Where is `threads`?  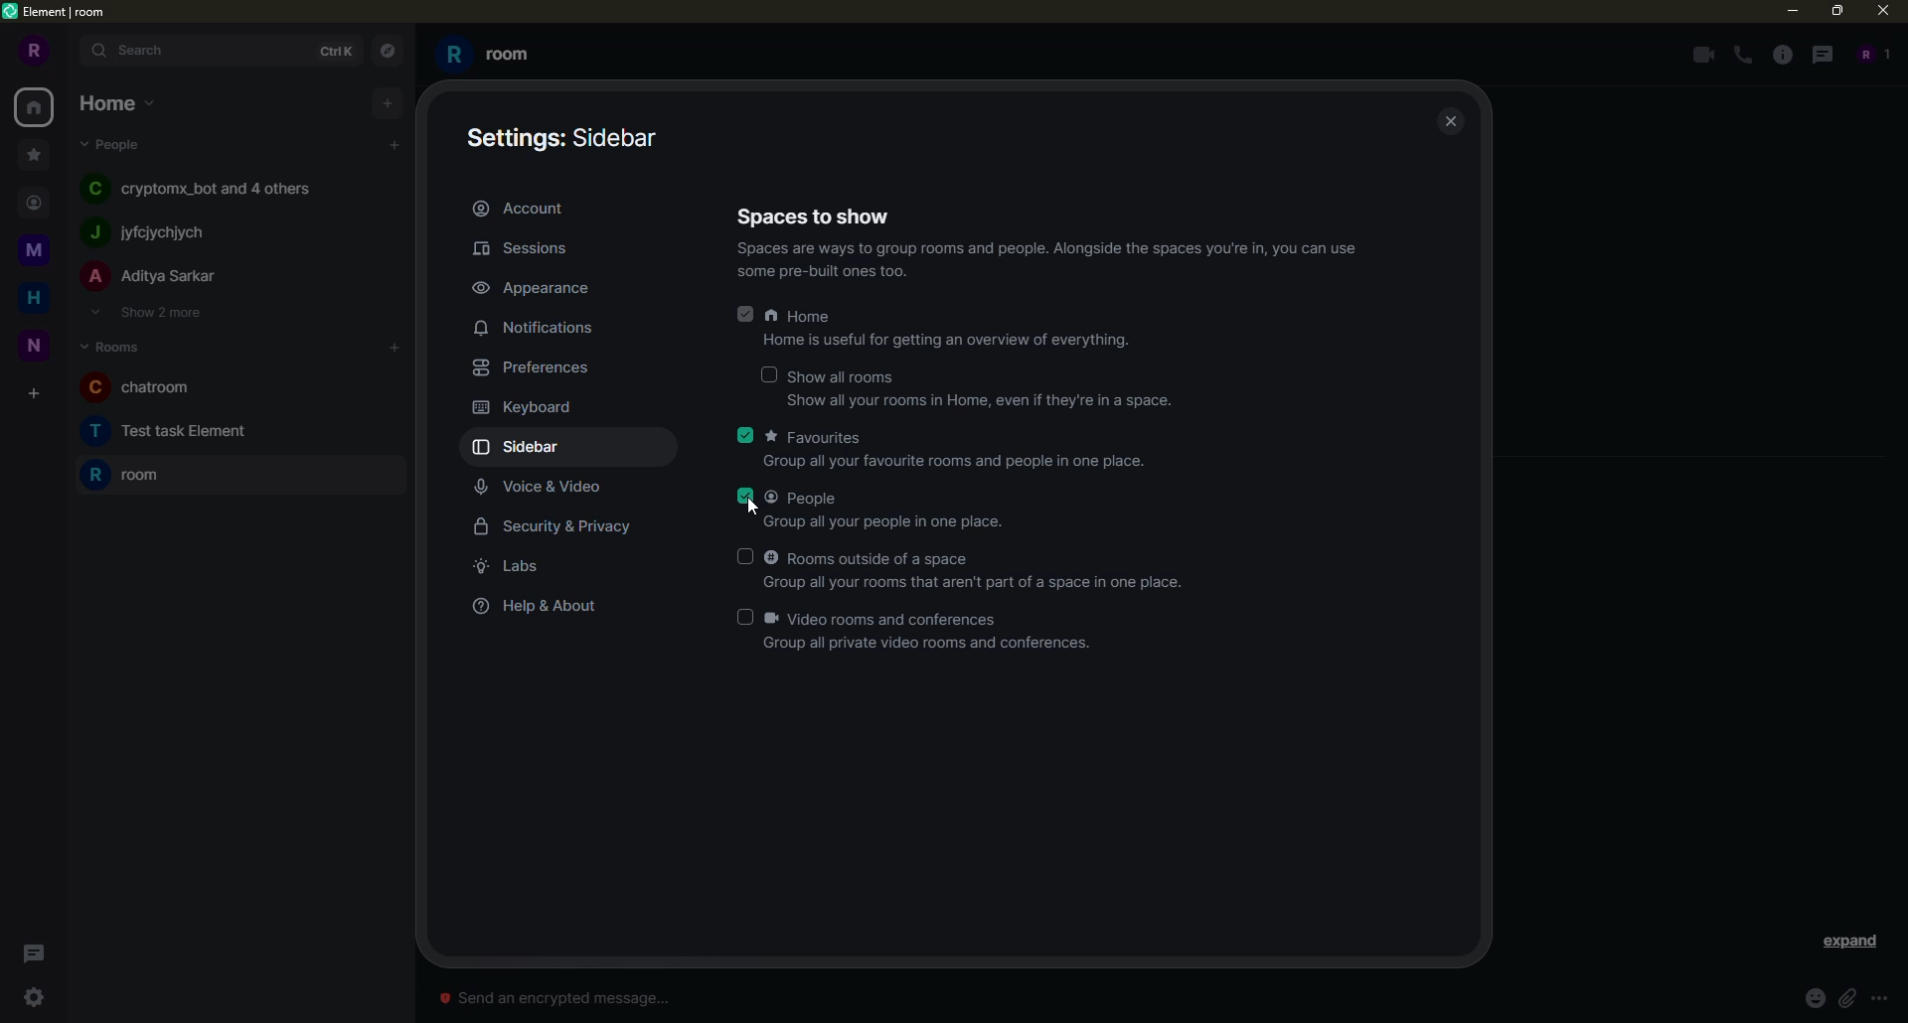 threads is located at coordinates (32, 950).